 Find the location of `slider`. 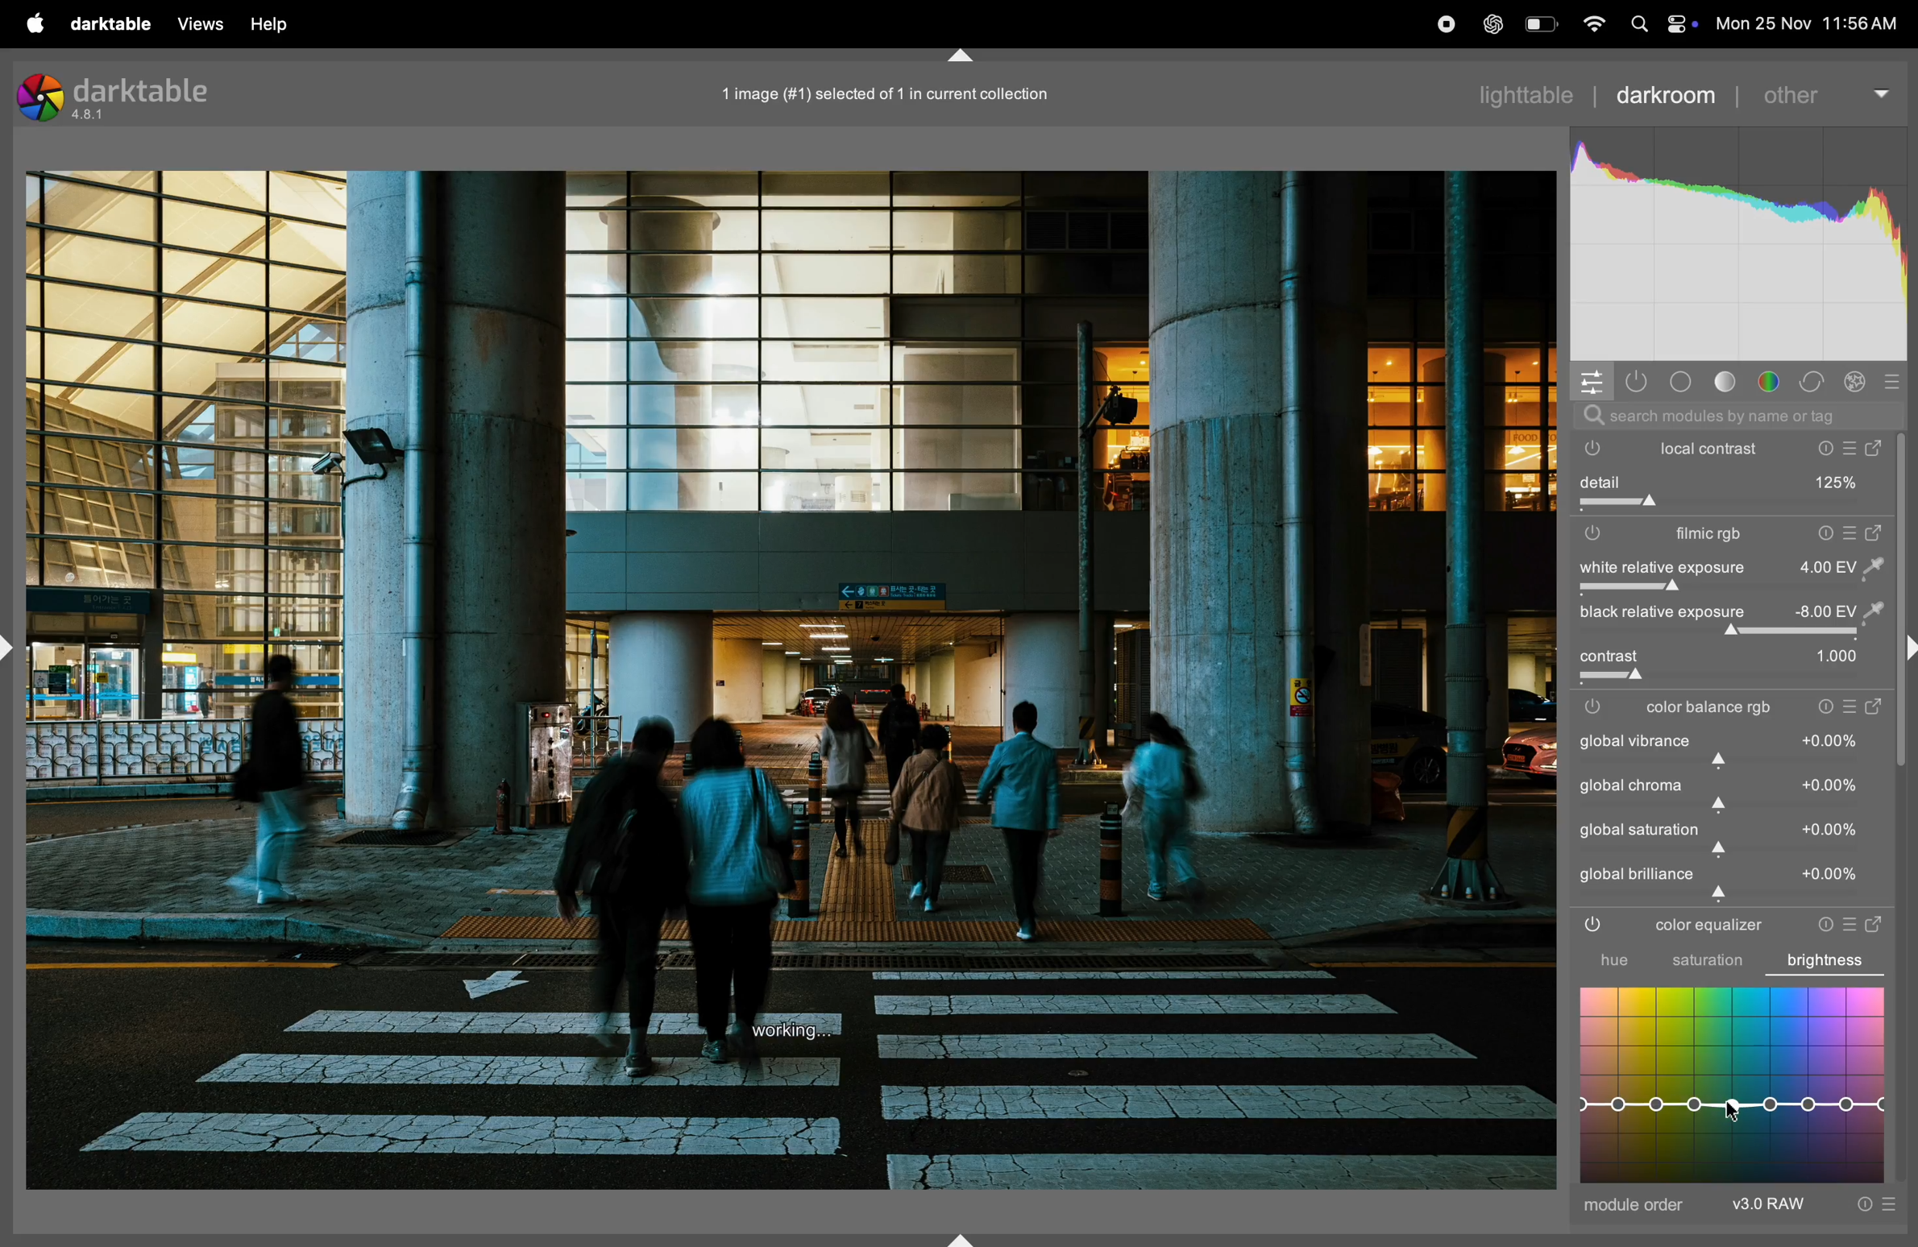

slider is located at coordinates (1736, 807).